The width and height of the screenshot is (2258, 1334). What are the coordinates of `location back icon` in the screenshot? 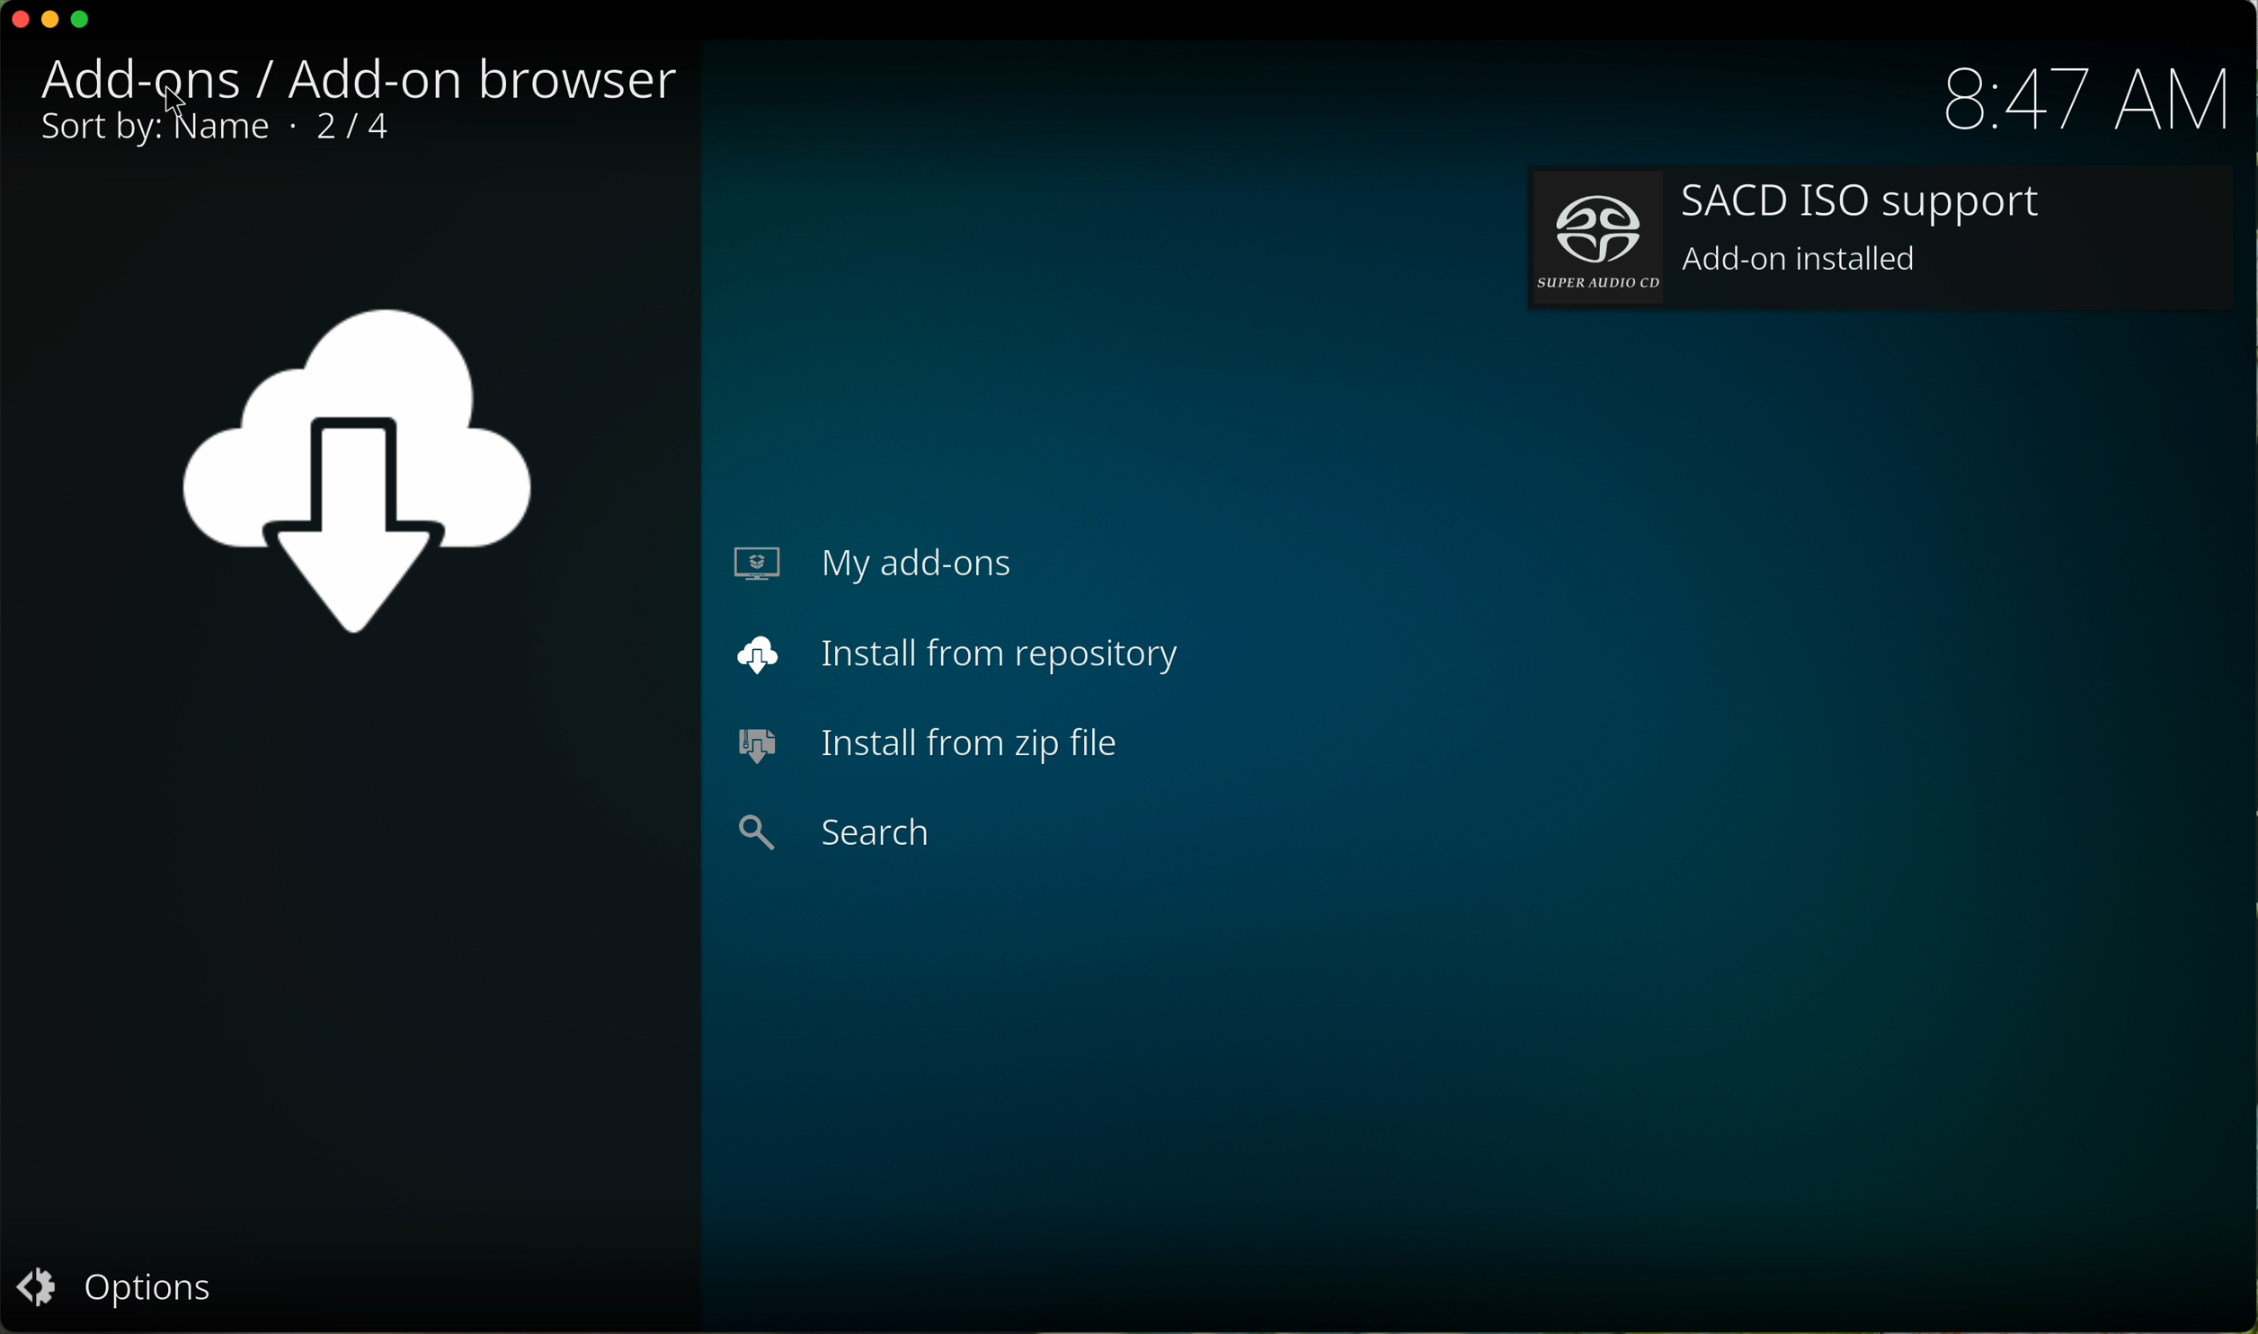 It's located at (357, 470).